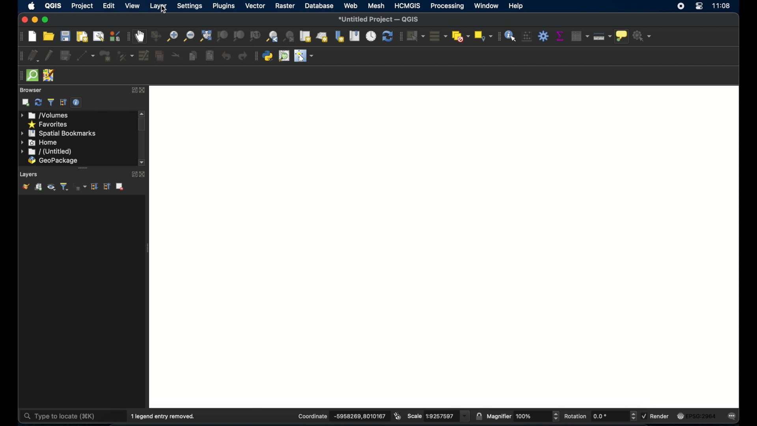 Image resolution: width=757 pixels, height=426 pixels. Describe the element at coordinates (125, 56) in the screenshot. I see `modify attributes ` at that location.